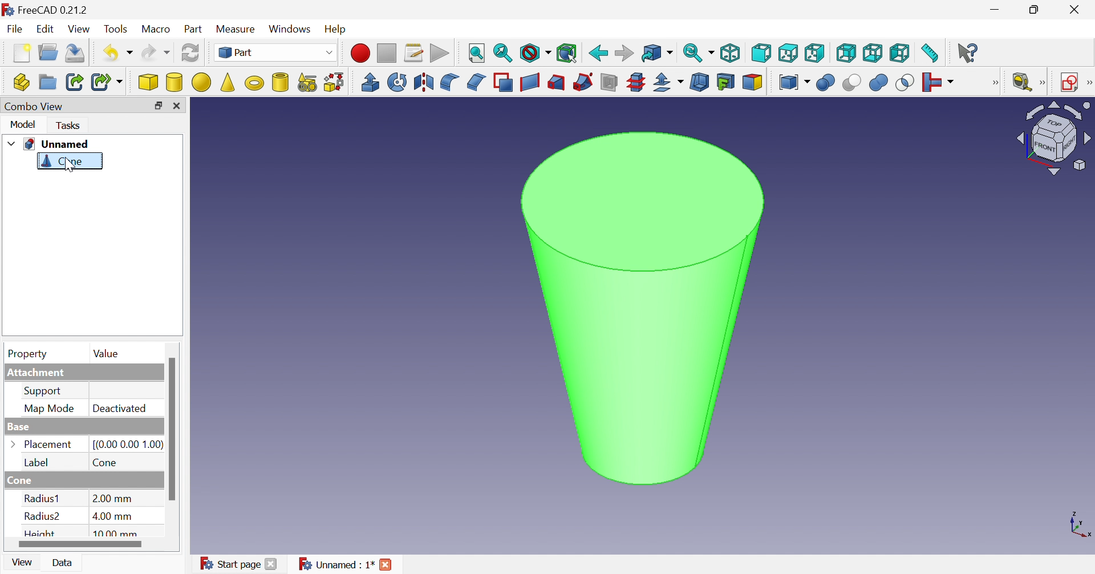 Image resolution: width=1095 pixels, height=574 pixels. I want to click on Viewing angle, so click(1052, 139).